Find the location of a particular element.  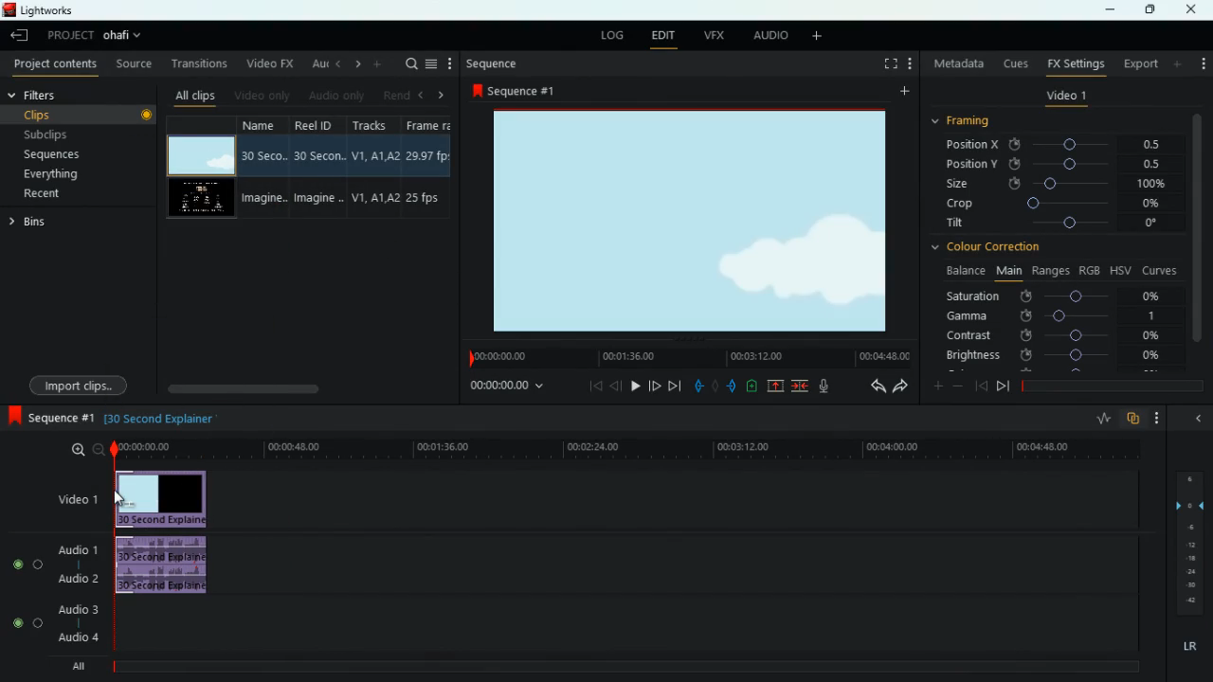

settings is located at coordinates (1202, 62).